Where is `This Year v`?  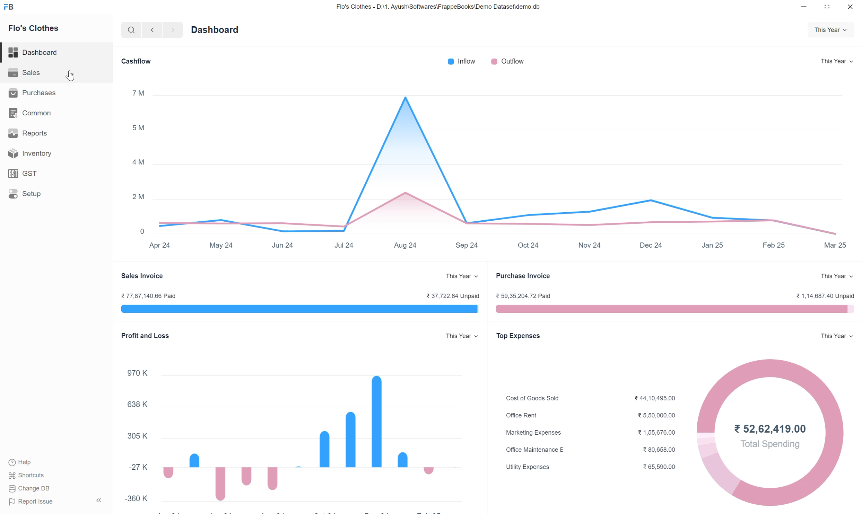
This Year v is located at coordinates (825, 29).